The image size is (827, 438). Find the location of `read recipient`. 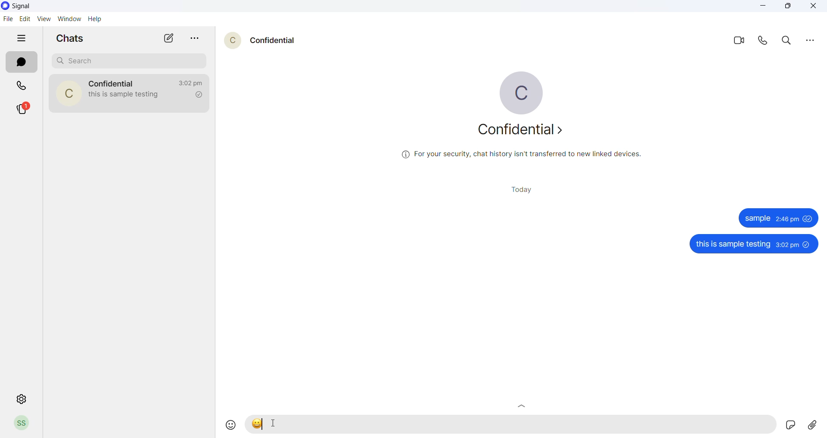

read recipient is located at coordinates (199, 96).